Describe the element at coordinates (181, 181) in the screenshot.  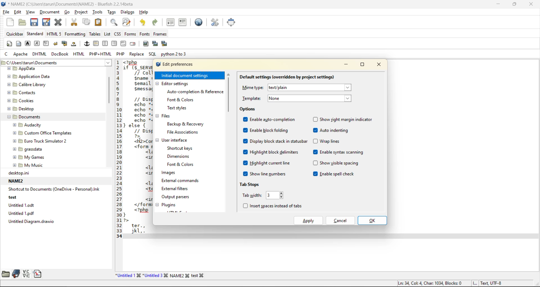
I see `external commands` at that location.